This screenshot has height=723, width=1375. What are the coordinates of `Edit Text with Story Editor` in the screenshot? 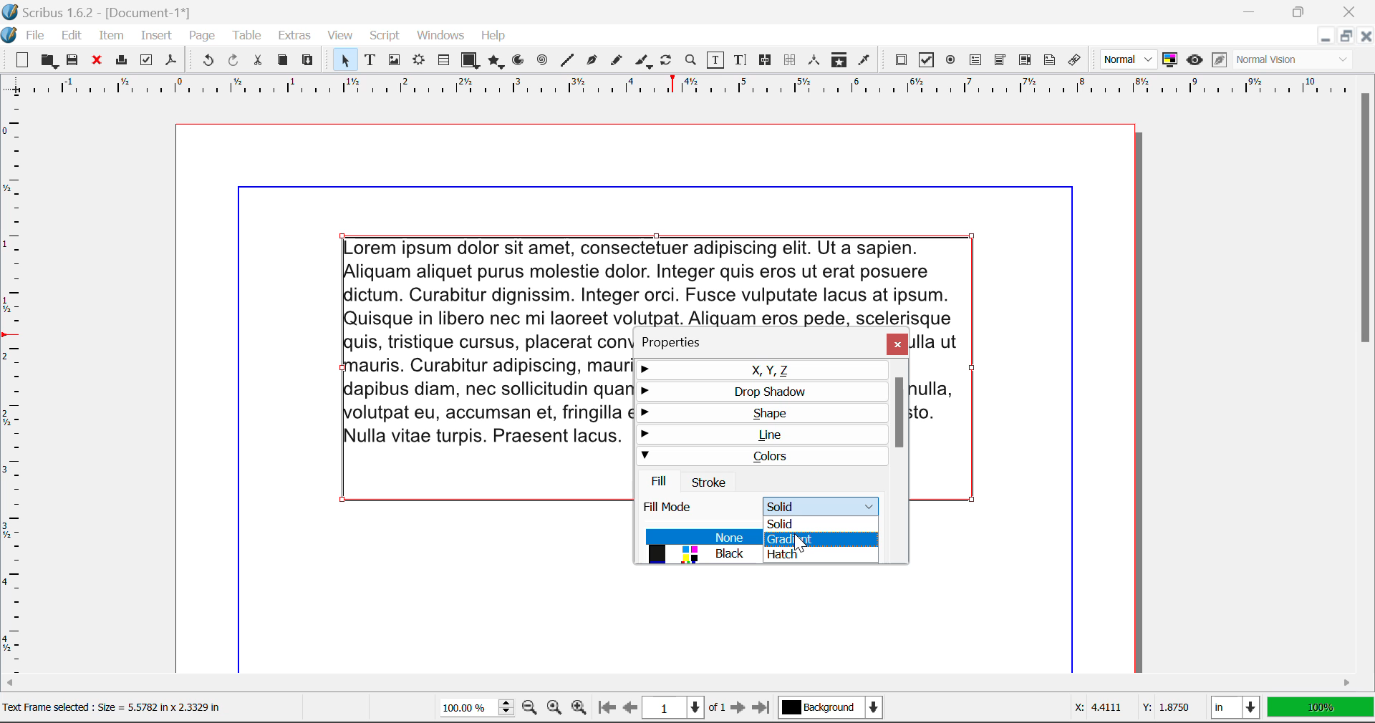 It's located at (743, 60).